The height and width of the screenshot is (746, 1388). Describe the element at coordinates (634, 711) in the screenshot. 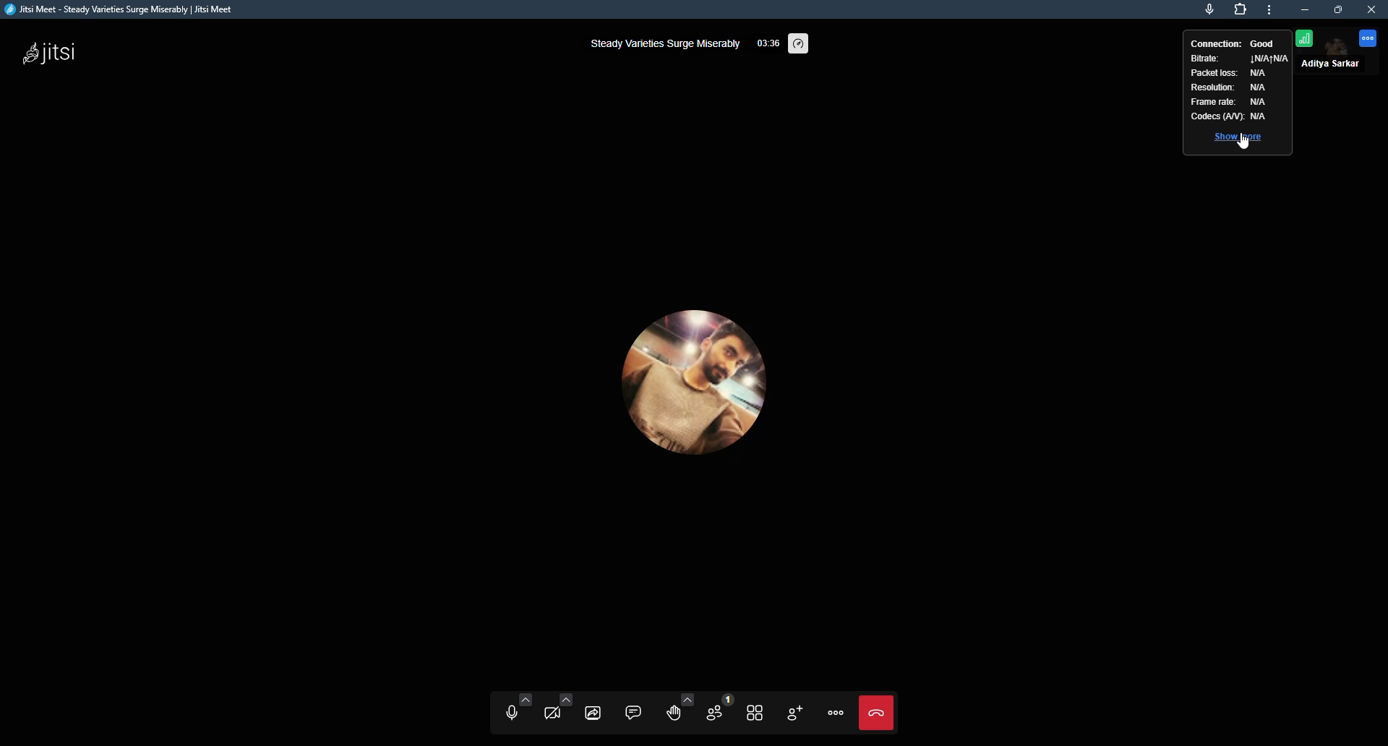

I see `open chat` at that location.